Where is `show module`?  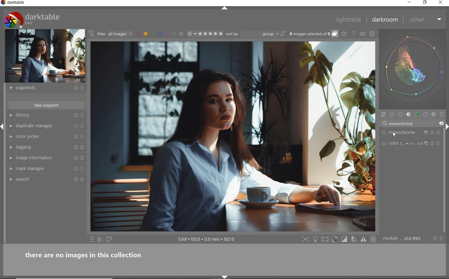
show module is located at coordinates (10, 158).